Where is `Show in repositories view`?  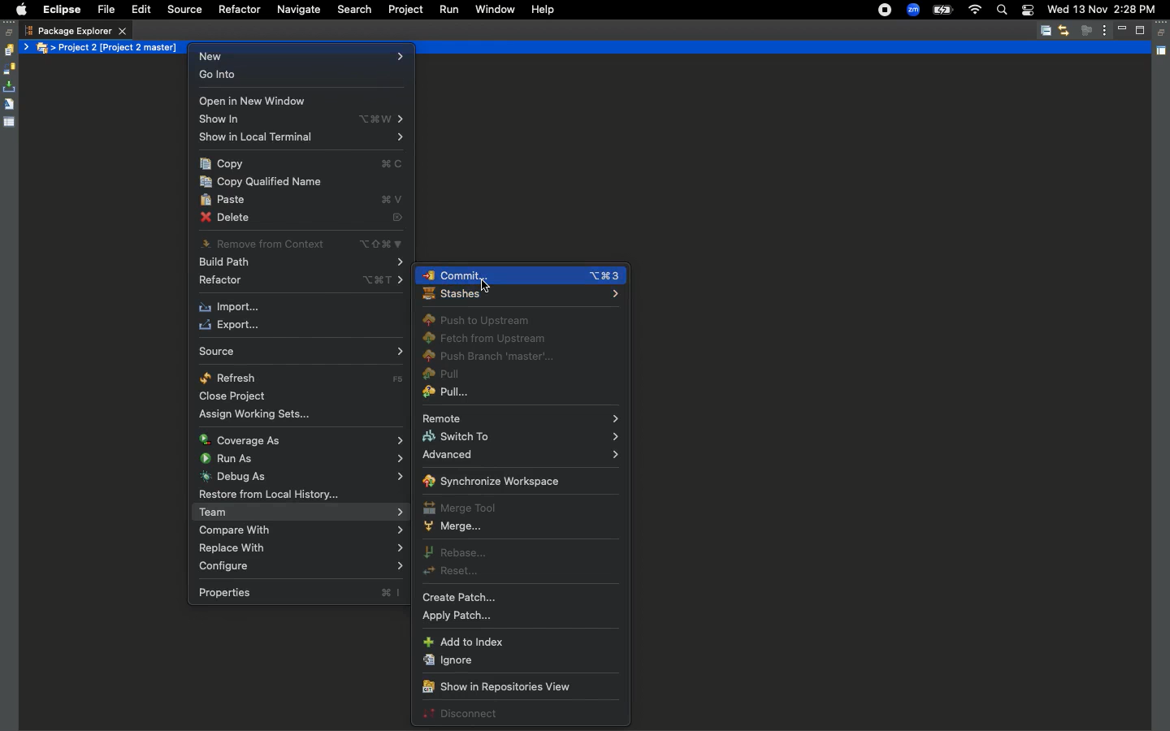
Show in repositories view is located at coordinates (495, 688).